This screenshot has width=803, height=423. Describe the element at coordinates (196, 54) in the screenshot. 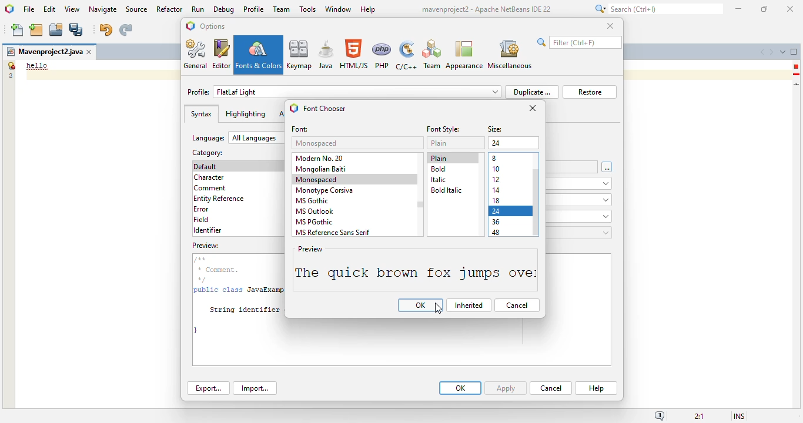

I see `general` at that location.